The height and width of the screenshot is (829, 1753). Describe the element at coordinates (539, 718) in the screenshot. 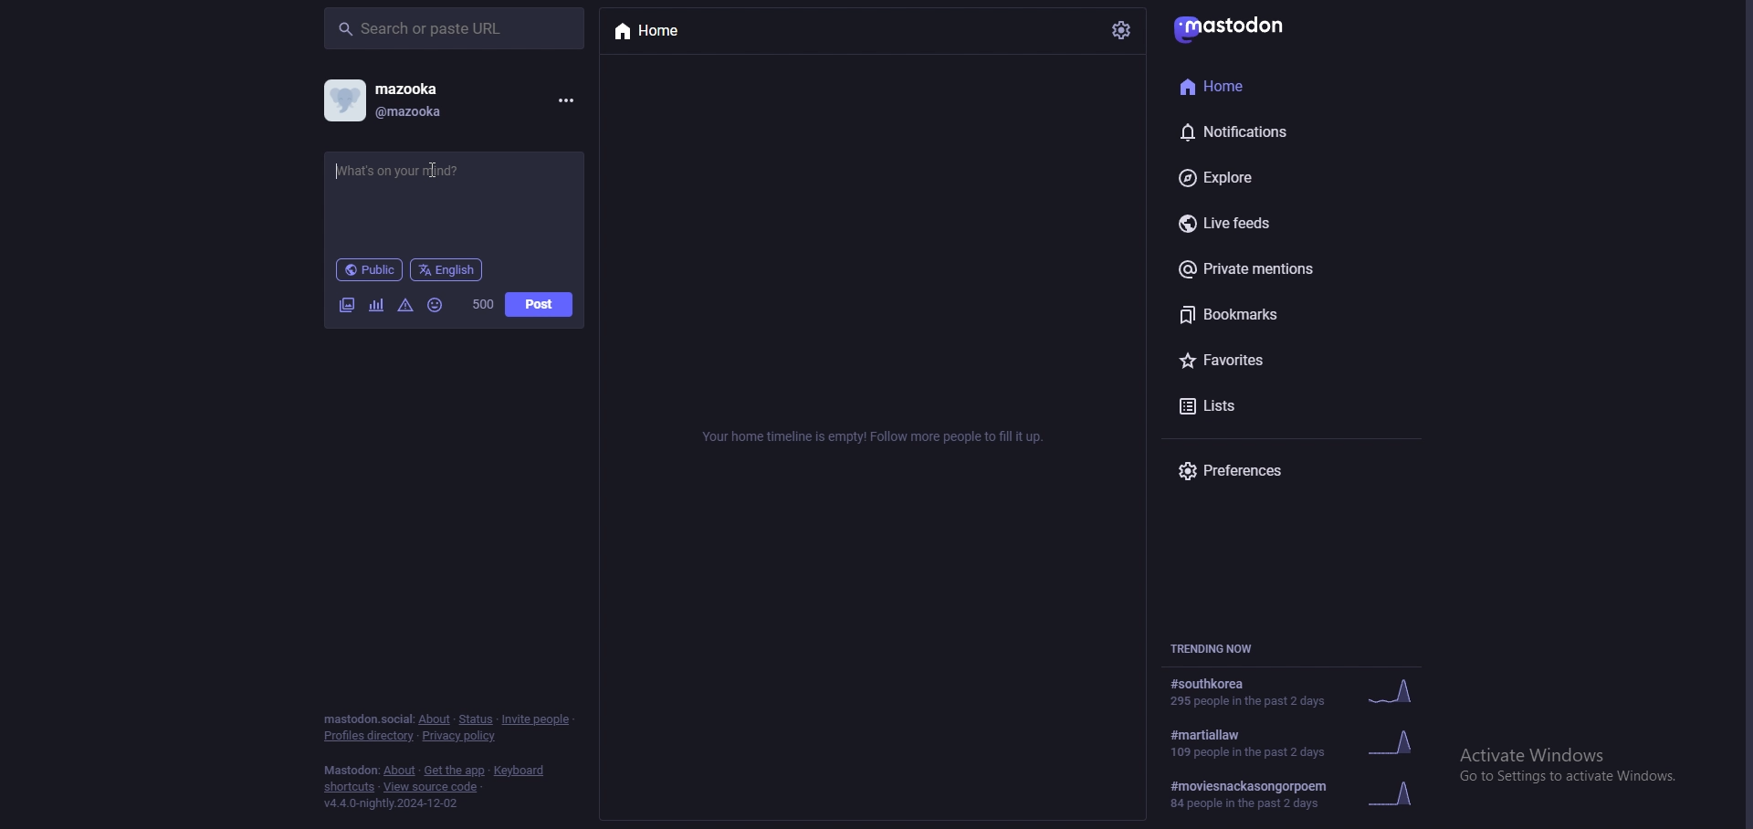

I see `invite people` at that location.